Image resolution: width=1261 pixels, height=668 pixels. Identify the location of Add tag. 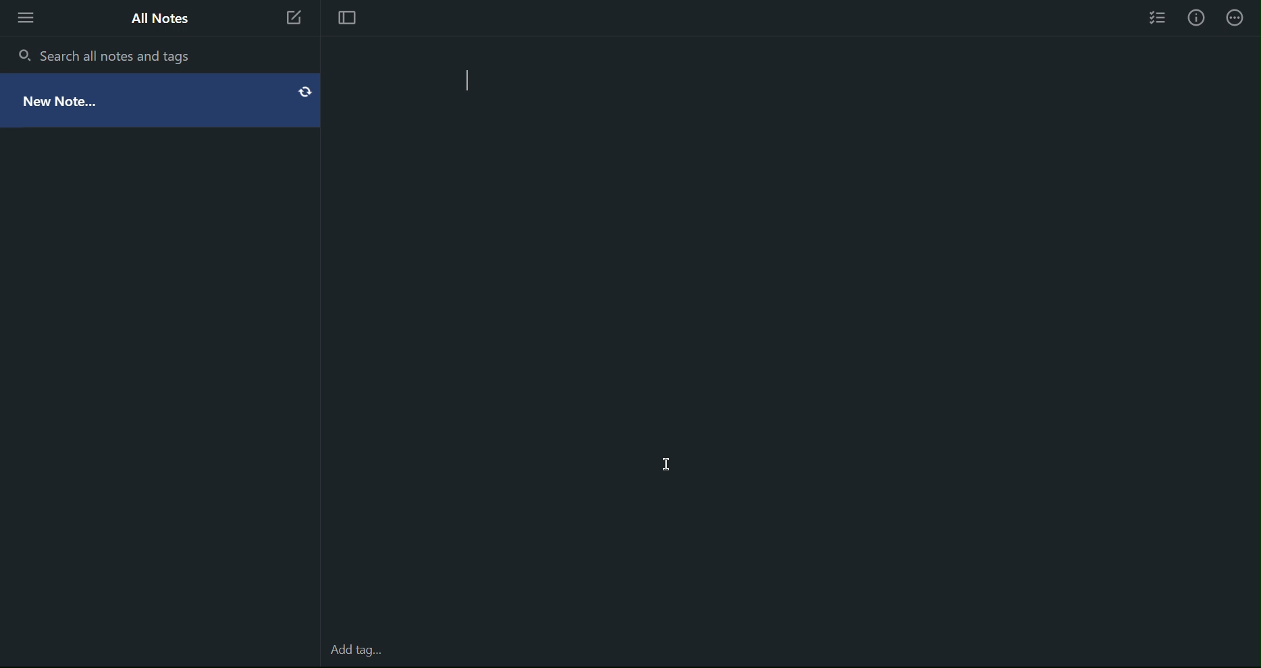
(359, 653).